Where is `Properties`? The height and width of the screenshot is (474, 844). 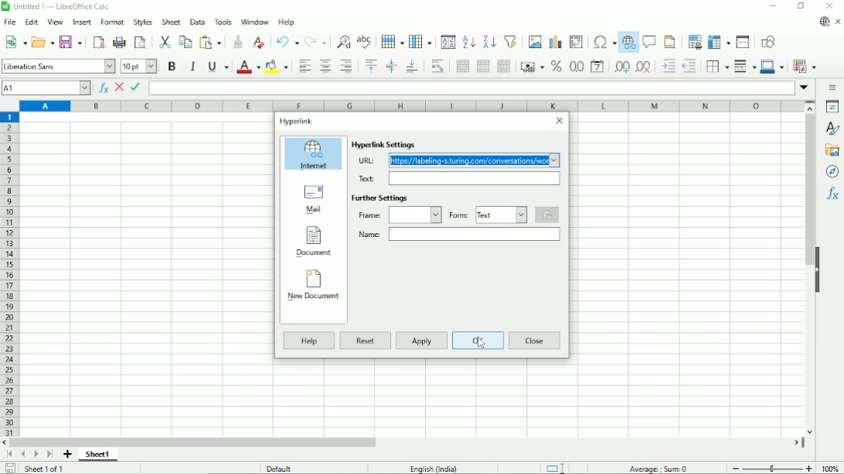
Properties is located at coordinates (832, 107).